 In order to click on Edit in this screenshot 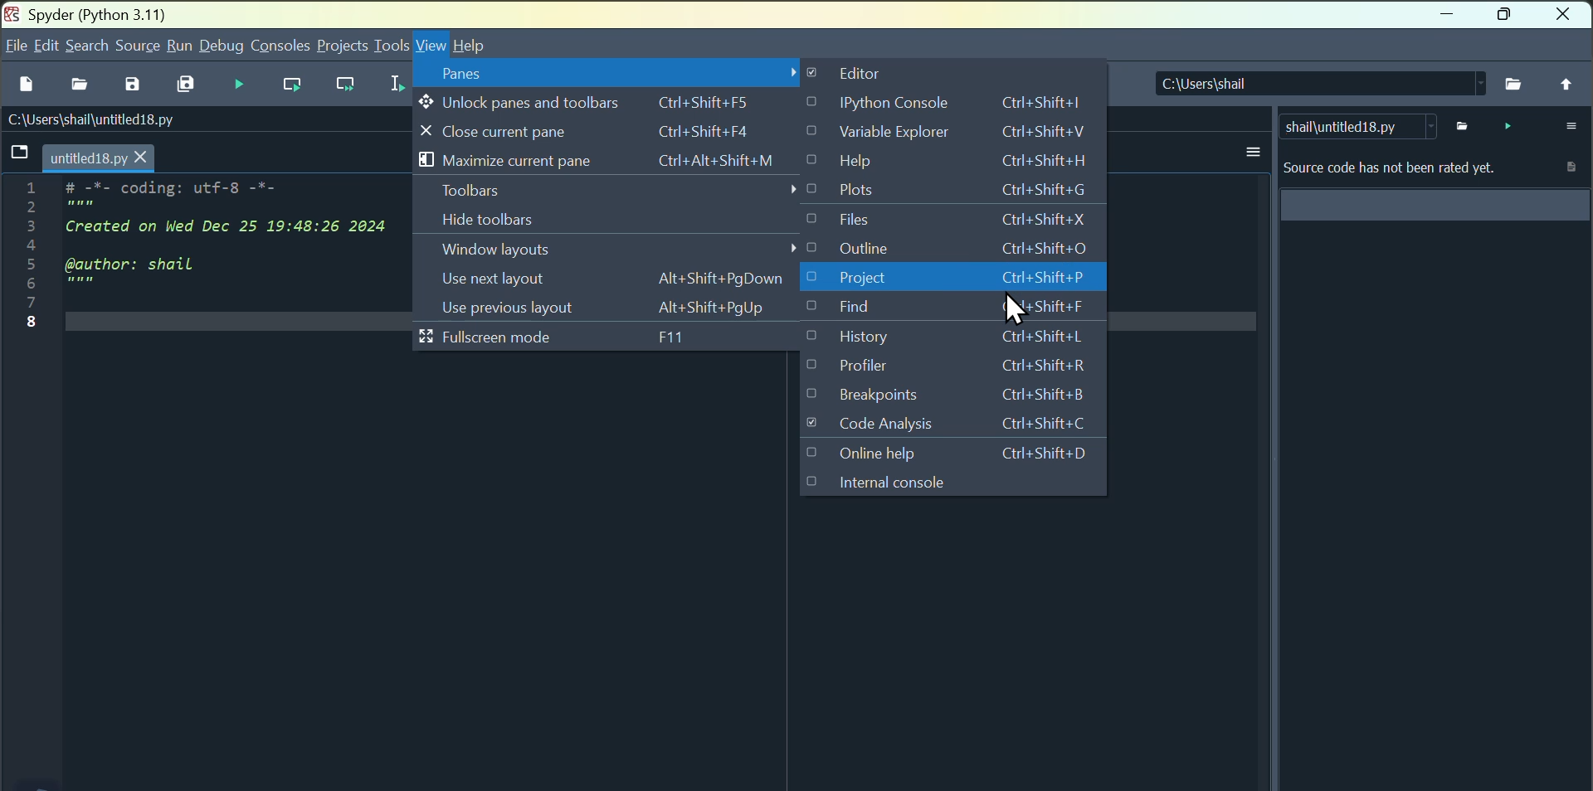, I will do `click(47, 47)`.